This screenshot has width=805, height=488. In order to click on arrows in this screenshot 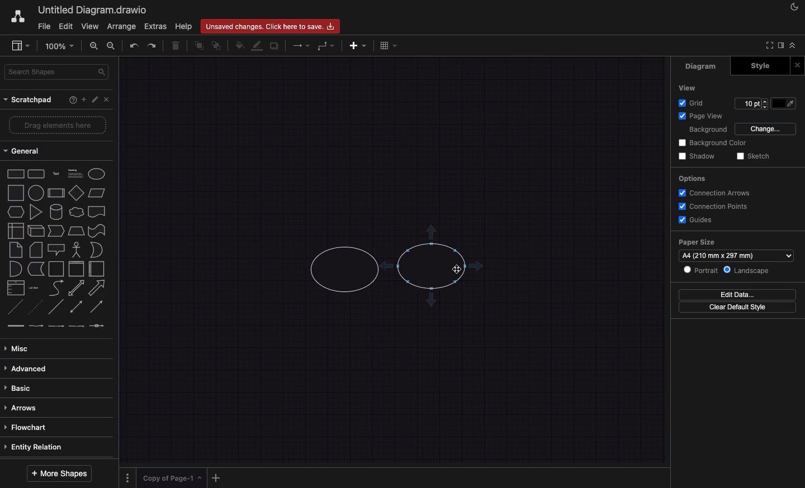, I will do `click(53, 409)`.